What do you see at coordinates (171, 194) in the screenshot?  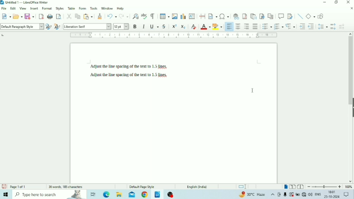 I see `OBS Studio` at bounding box center [171, 194].